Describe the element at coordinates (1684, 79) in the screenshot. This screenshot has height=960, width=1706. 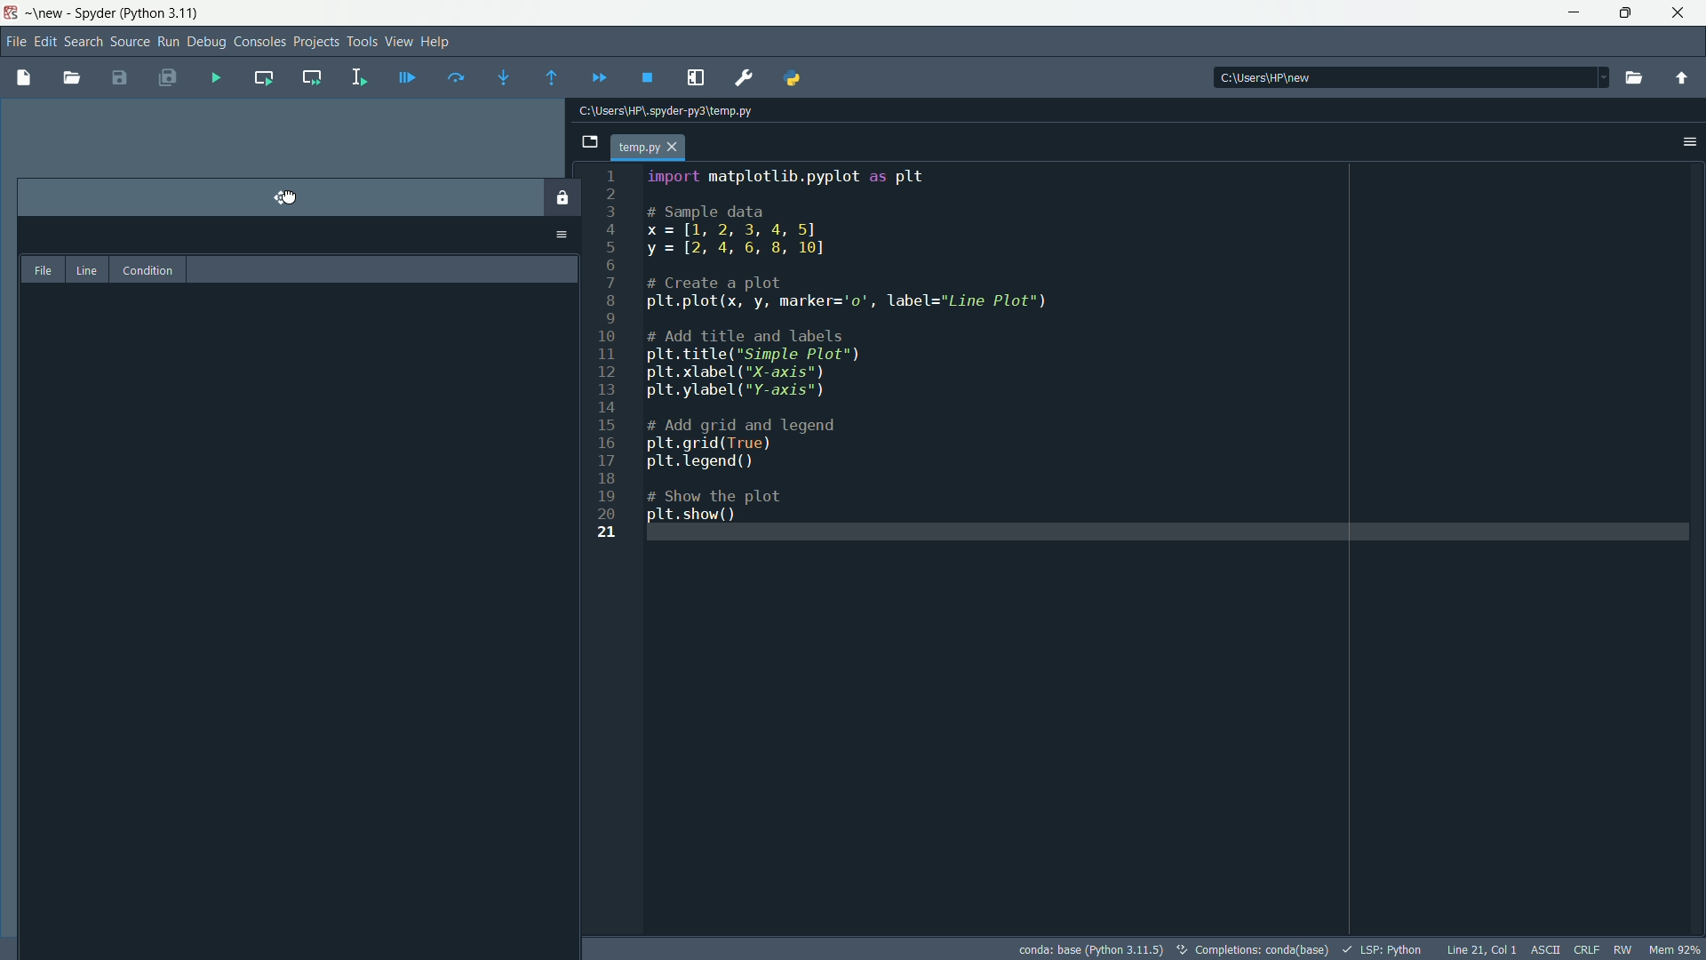
I see `parent directory` at that location.